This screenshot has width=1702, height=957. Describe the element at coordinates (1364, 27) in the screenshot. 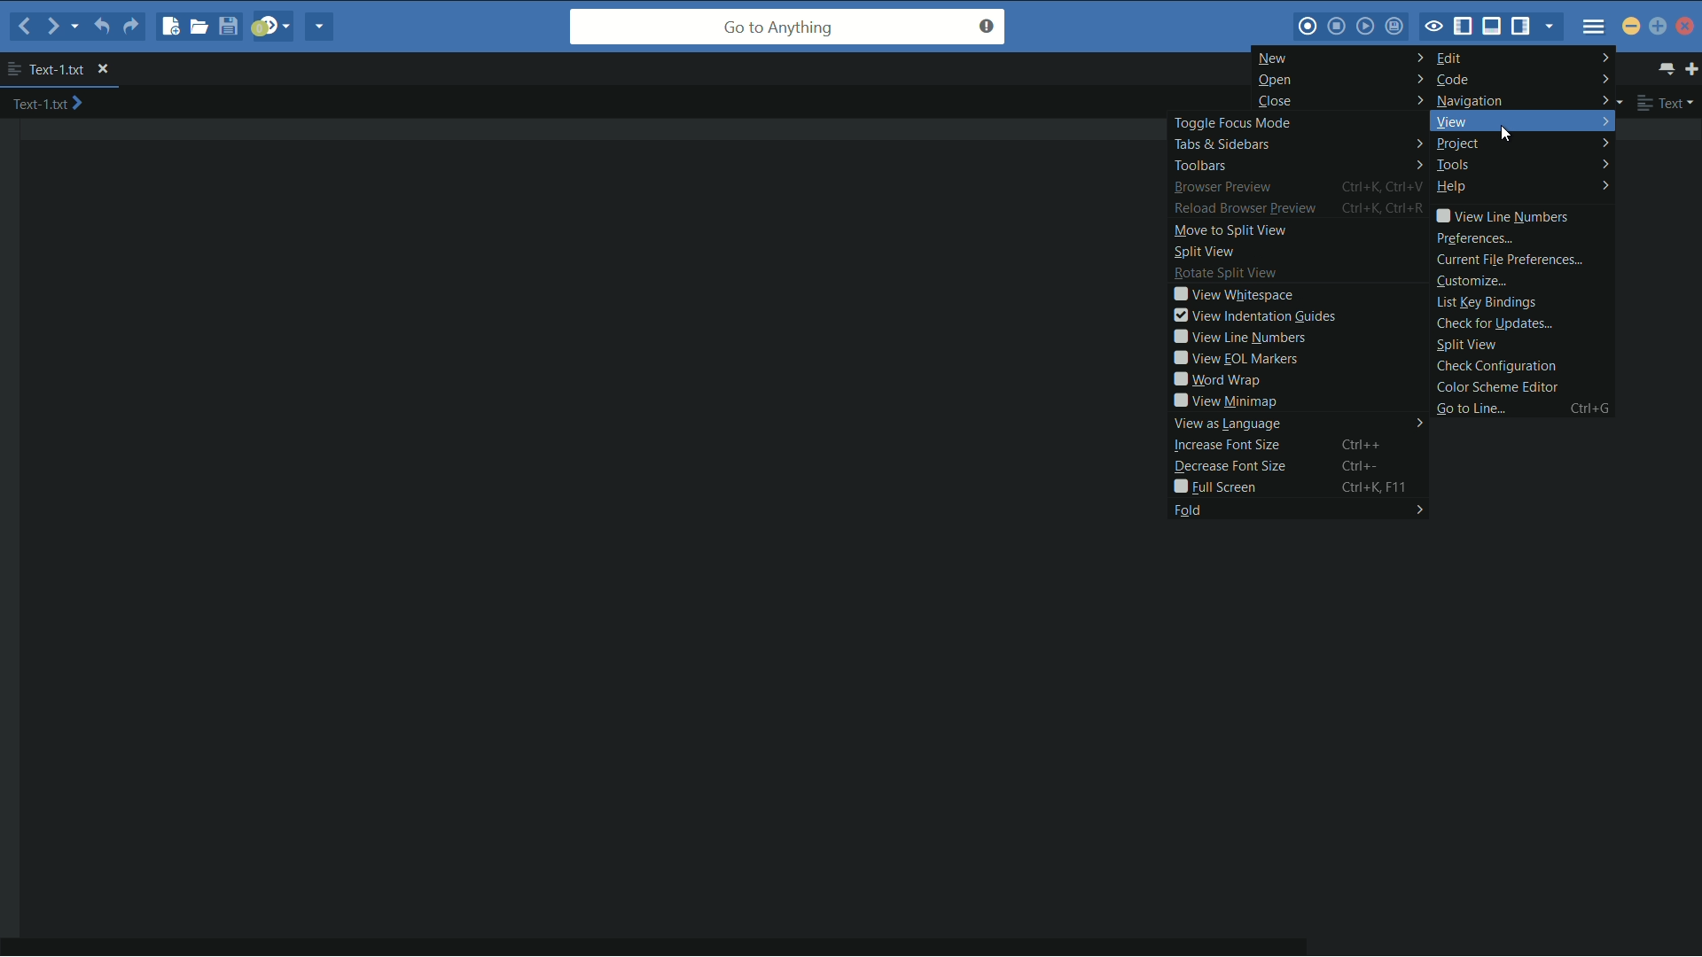

I see `play last macro` at that location.